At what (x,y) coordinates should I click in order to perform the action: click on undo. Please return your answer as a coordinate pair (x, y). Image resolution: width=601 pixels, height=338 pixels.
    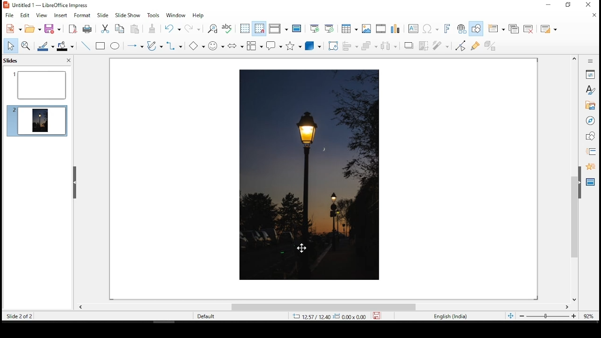
    Looking at the image, I should click on (172, 29).